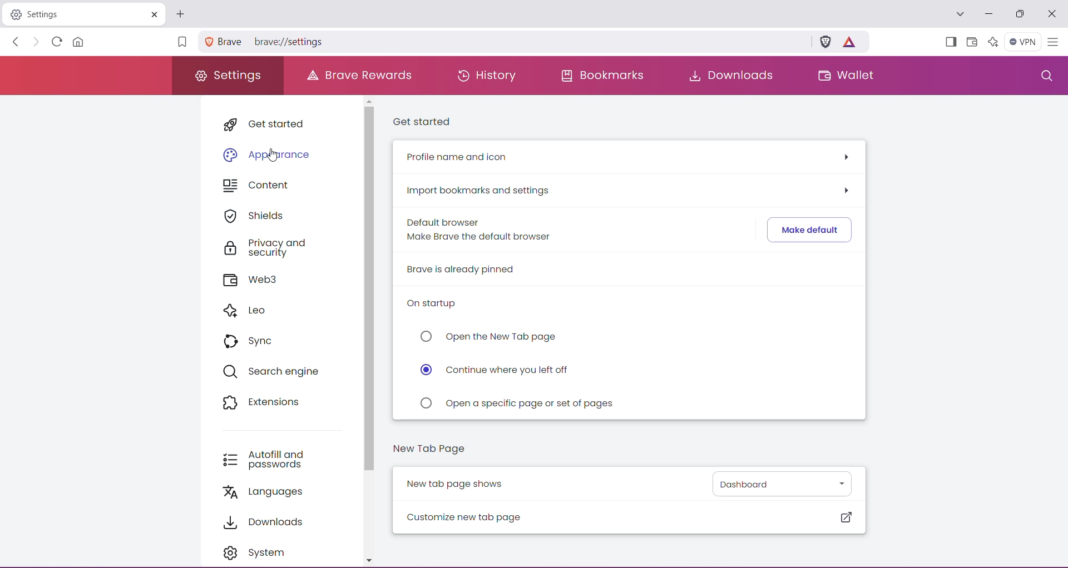 The image size is (1068, 568). I want to click on Get started, so click(422, 123).